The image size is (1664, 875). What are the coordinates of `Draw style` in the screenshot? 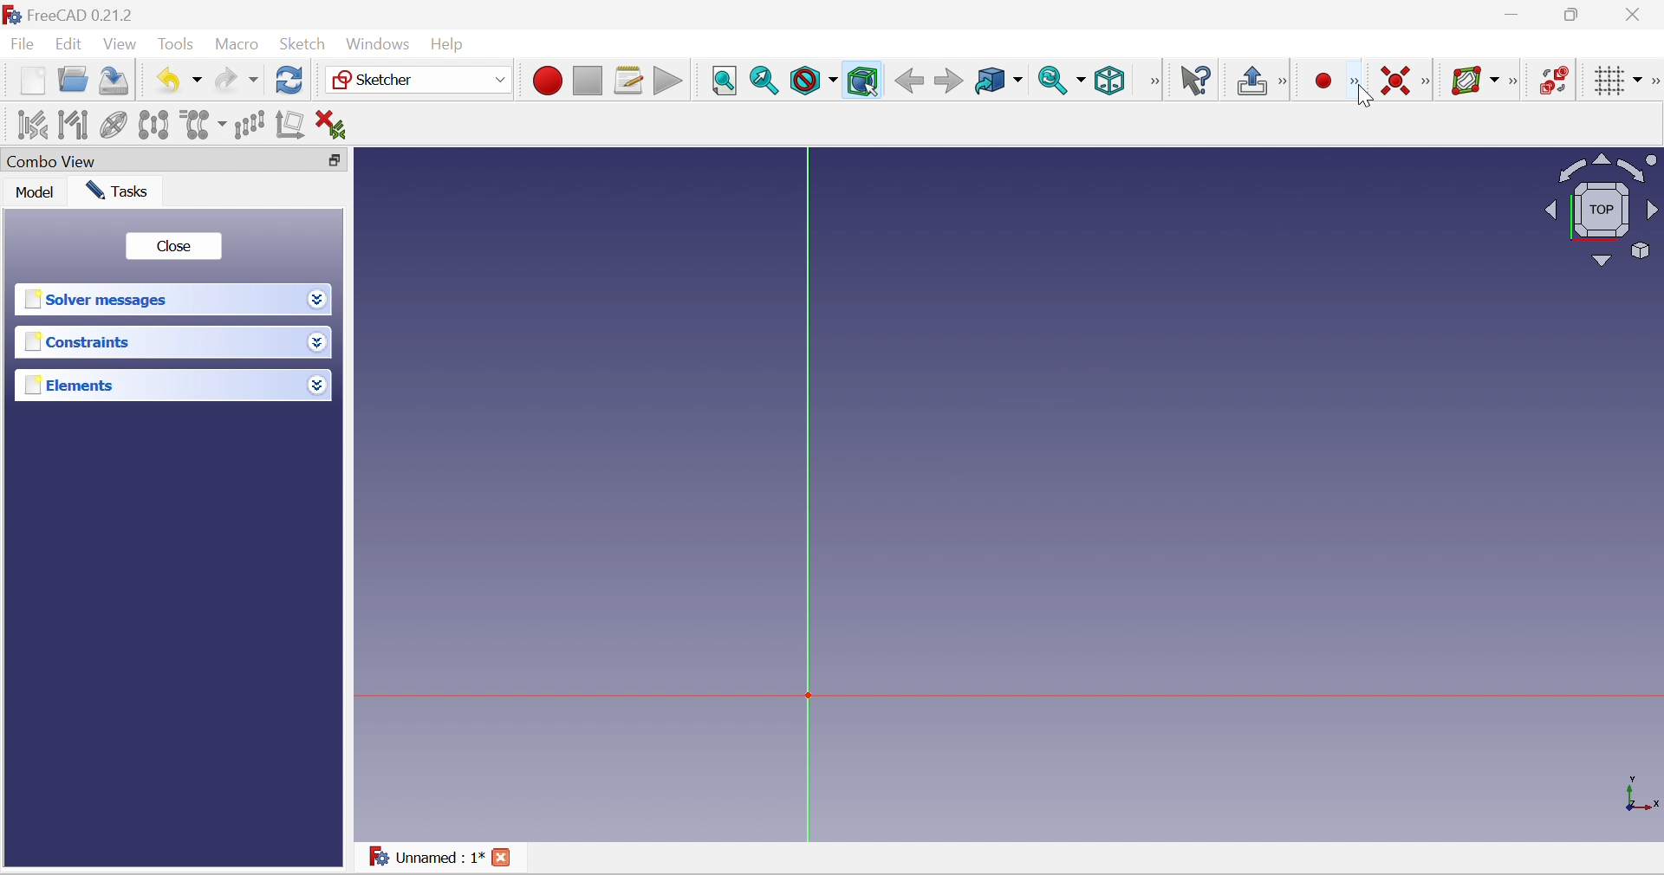 It's located at (812, 81).